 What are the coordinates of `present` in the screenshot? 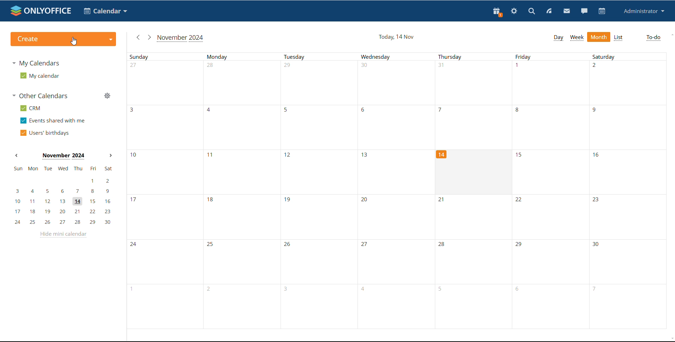 It's located at (497, 12).